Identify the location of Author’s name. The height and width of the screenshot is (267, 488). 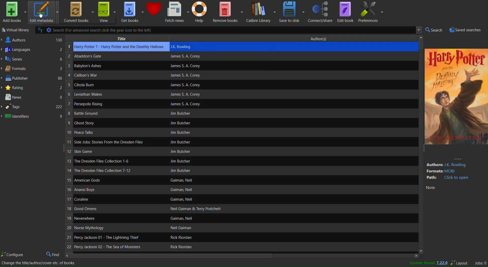
(219, 181).